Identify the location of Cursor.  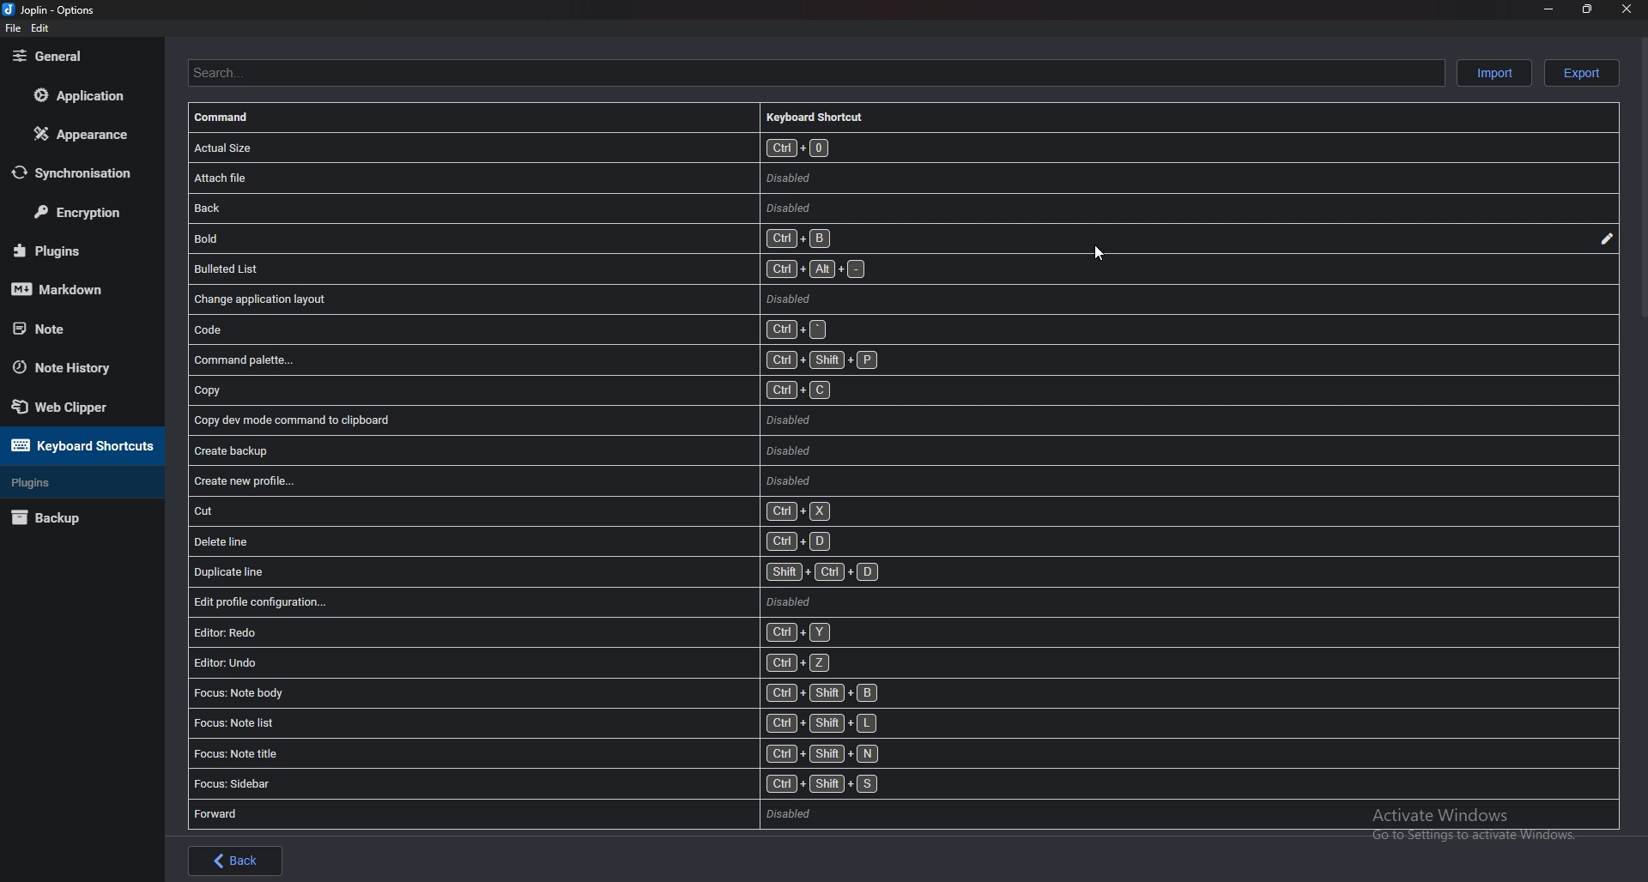
(1102, 253).